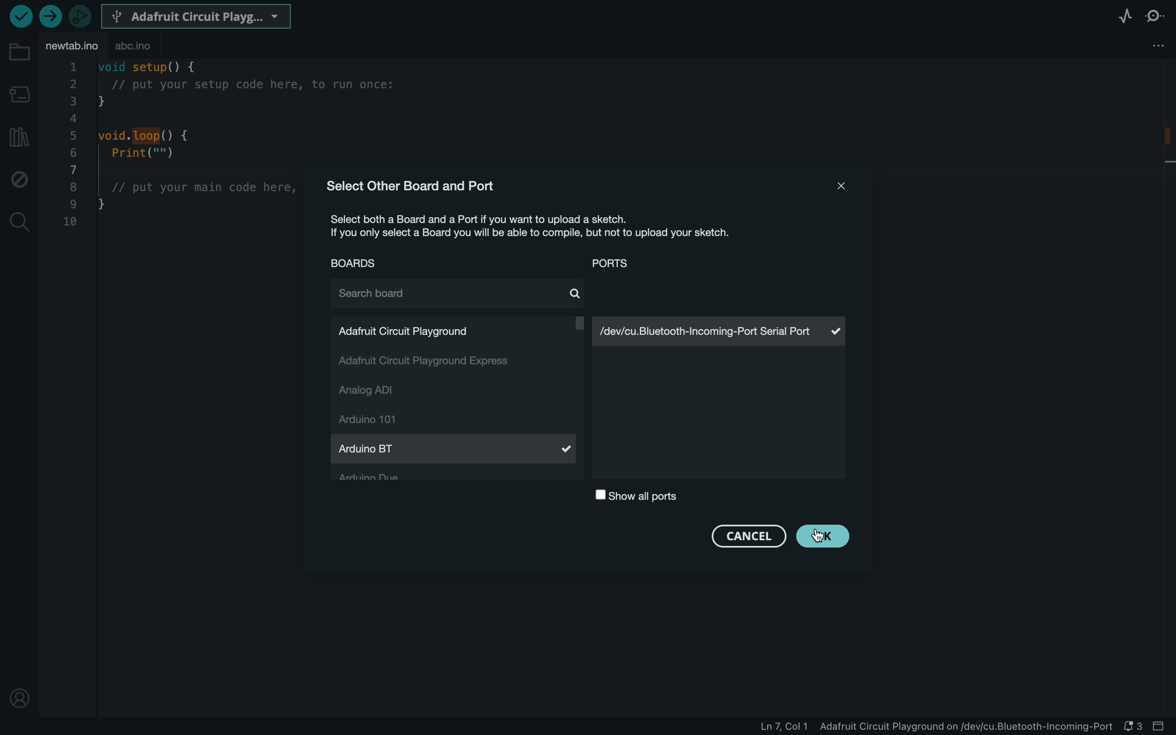 The image size is (1176, 735). What do you see at coordinates (453, 447) in the screenshot?
I see `arduino Bt` at bounding box center [453, 447].